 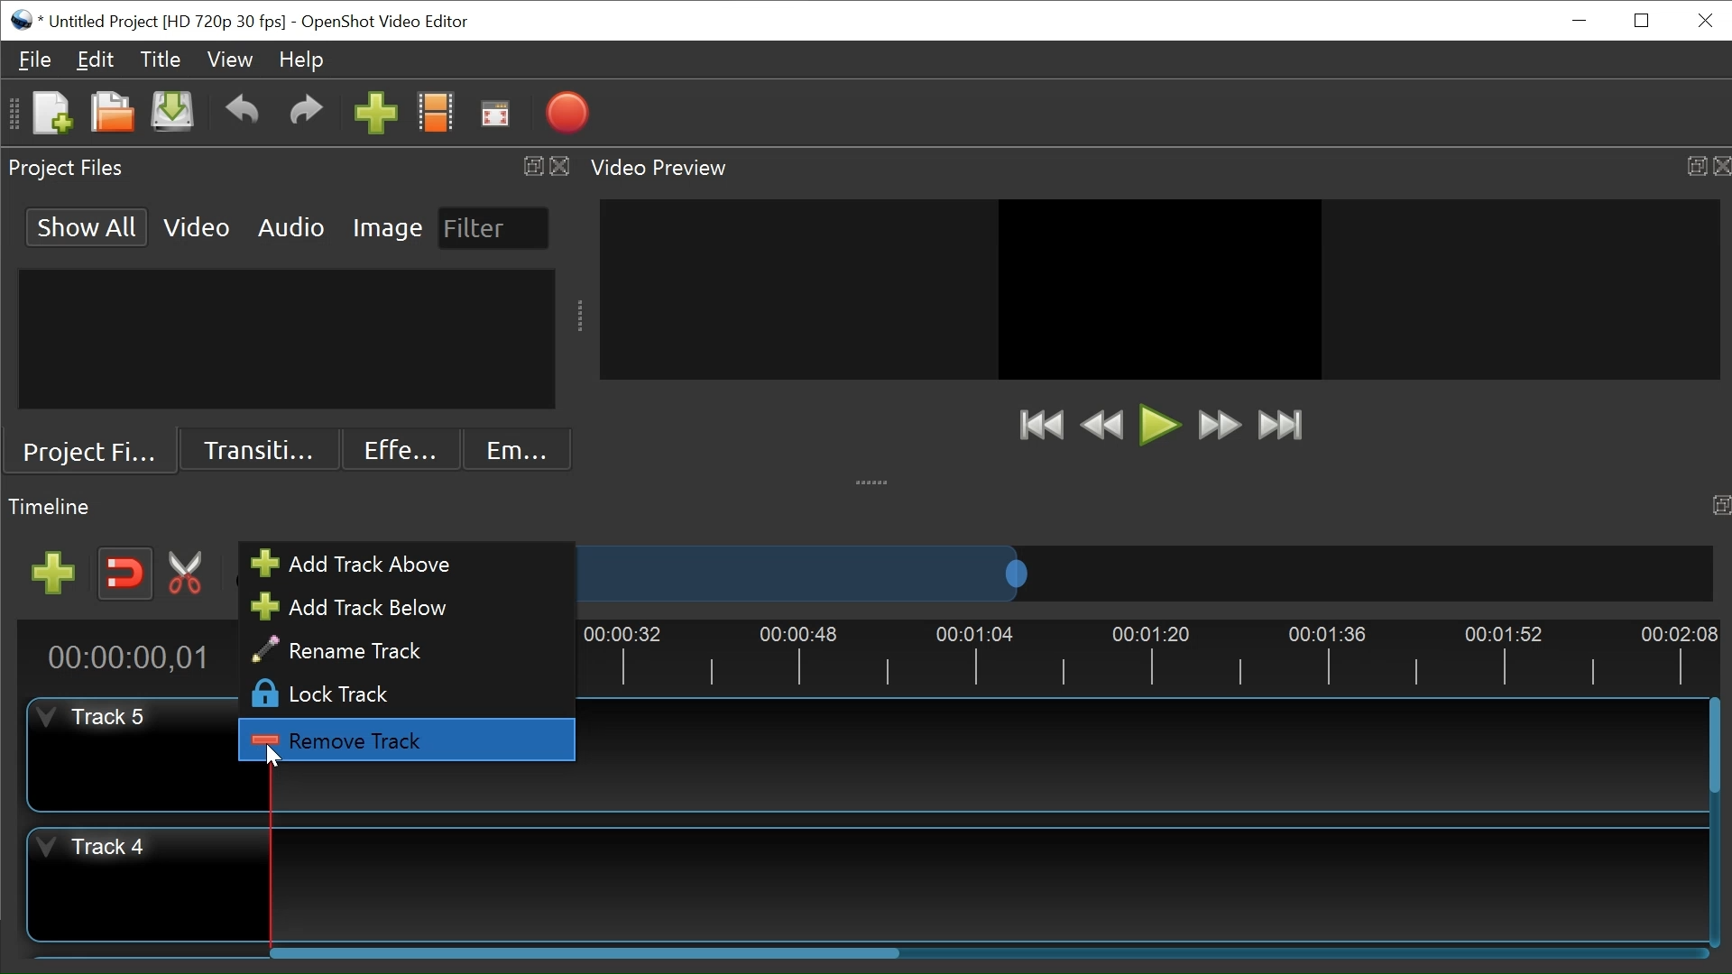 I want to click on Razor, so click(x=189, y=573).